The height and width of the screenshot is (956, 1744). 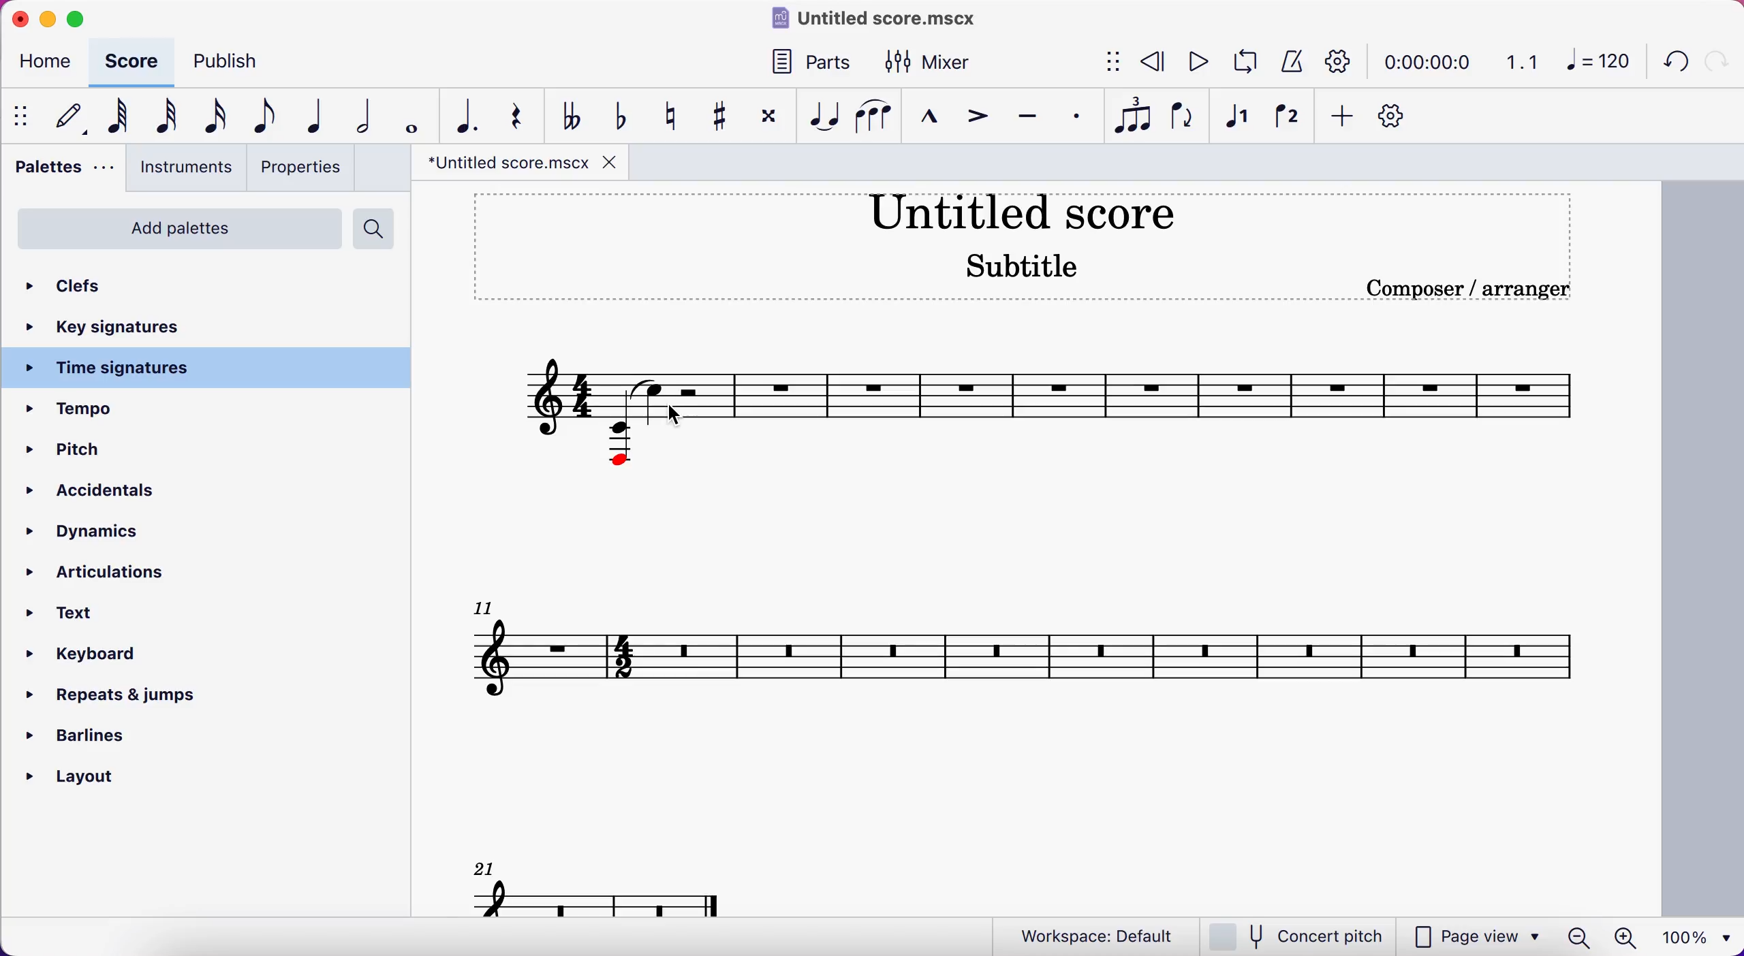 What do you see at coordinates (1077, 116) in the screenshot?
I see `stacatto` at bounding box center [1077, 116].